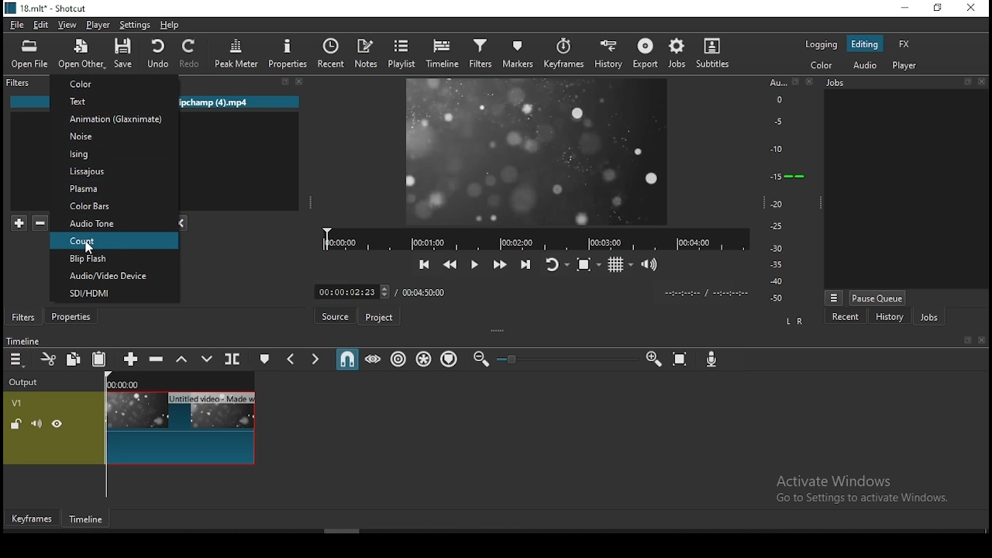 This screenshot has width=992, height=558. Describe the element at coordinates (928, 318) in the screenshot. I see `jobs` at that location.